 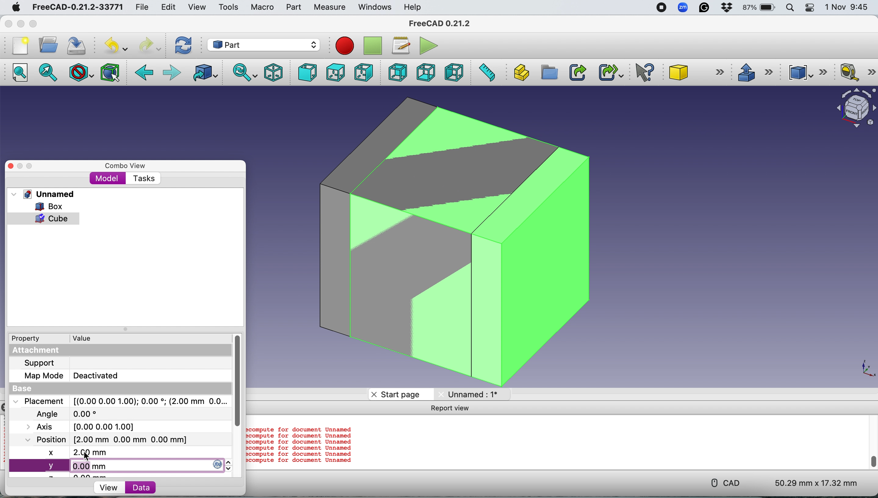 I want to click on Part, so click(x=293, y=7).